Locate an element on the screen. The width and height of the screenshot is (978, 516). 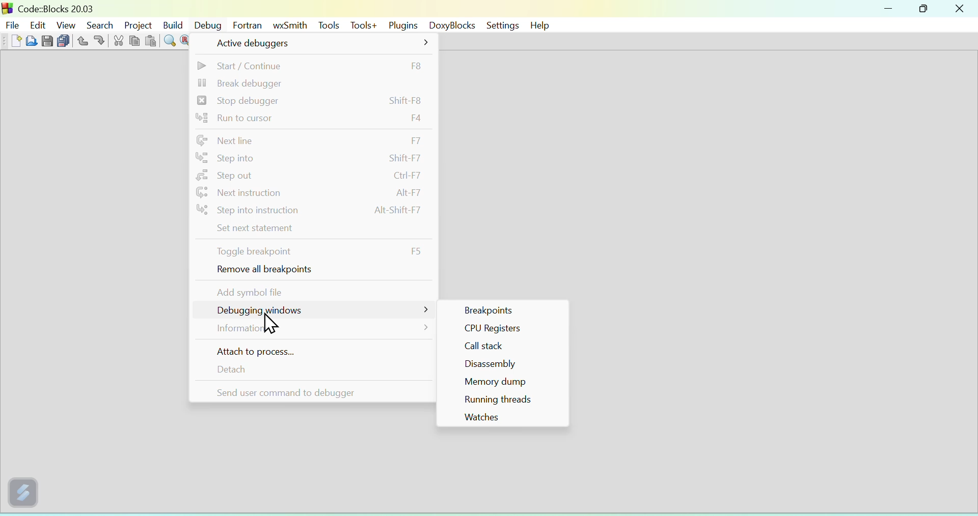
Disassembly is located at coordinates (503, 365).